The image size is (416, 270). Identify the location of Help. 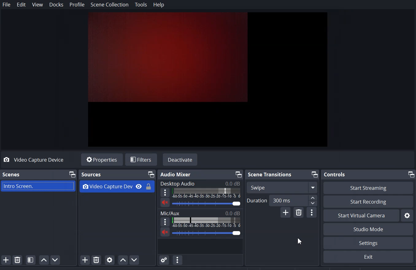
(158, 5).